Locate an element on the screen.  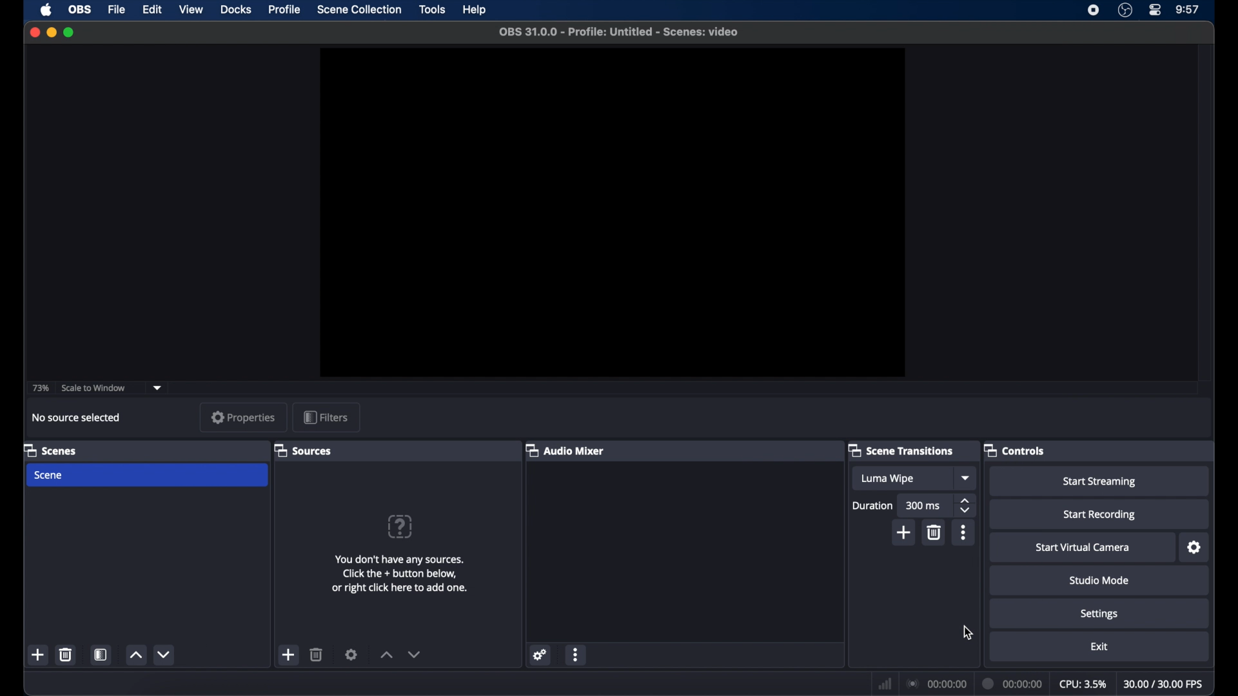
controls is located at coordinates (1014, 450).